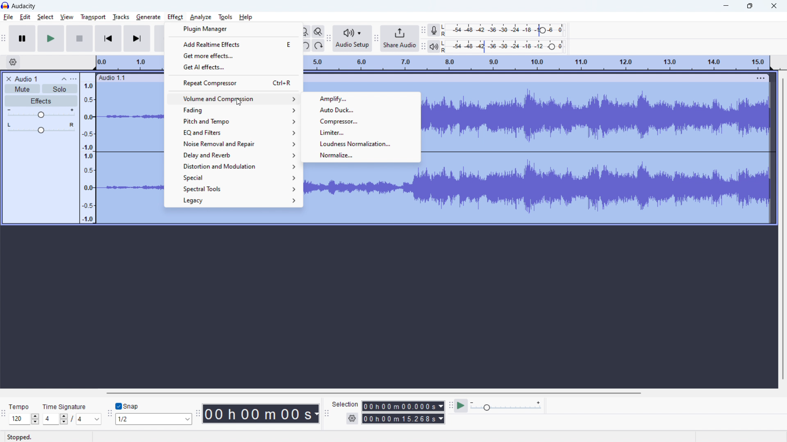 The image size is (787, 442). What do you see at coordinates (762, 78) in the screenshot?
I see `menu` at bounding box center [762, 78].